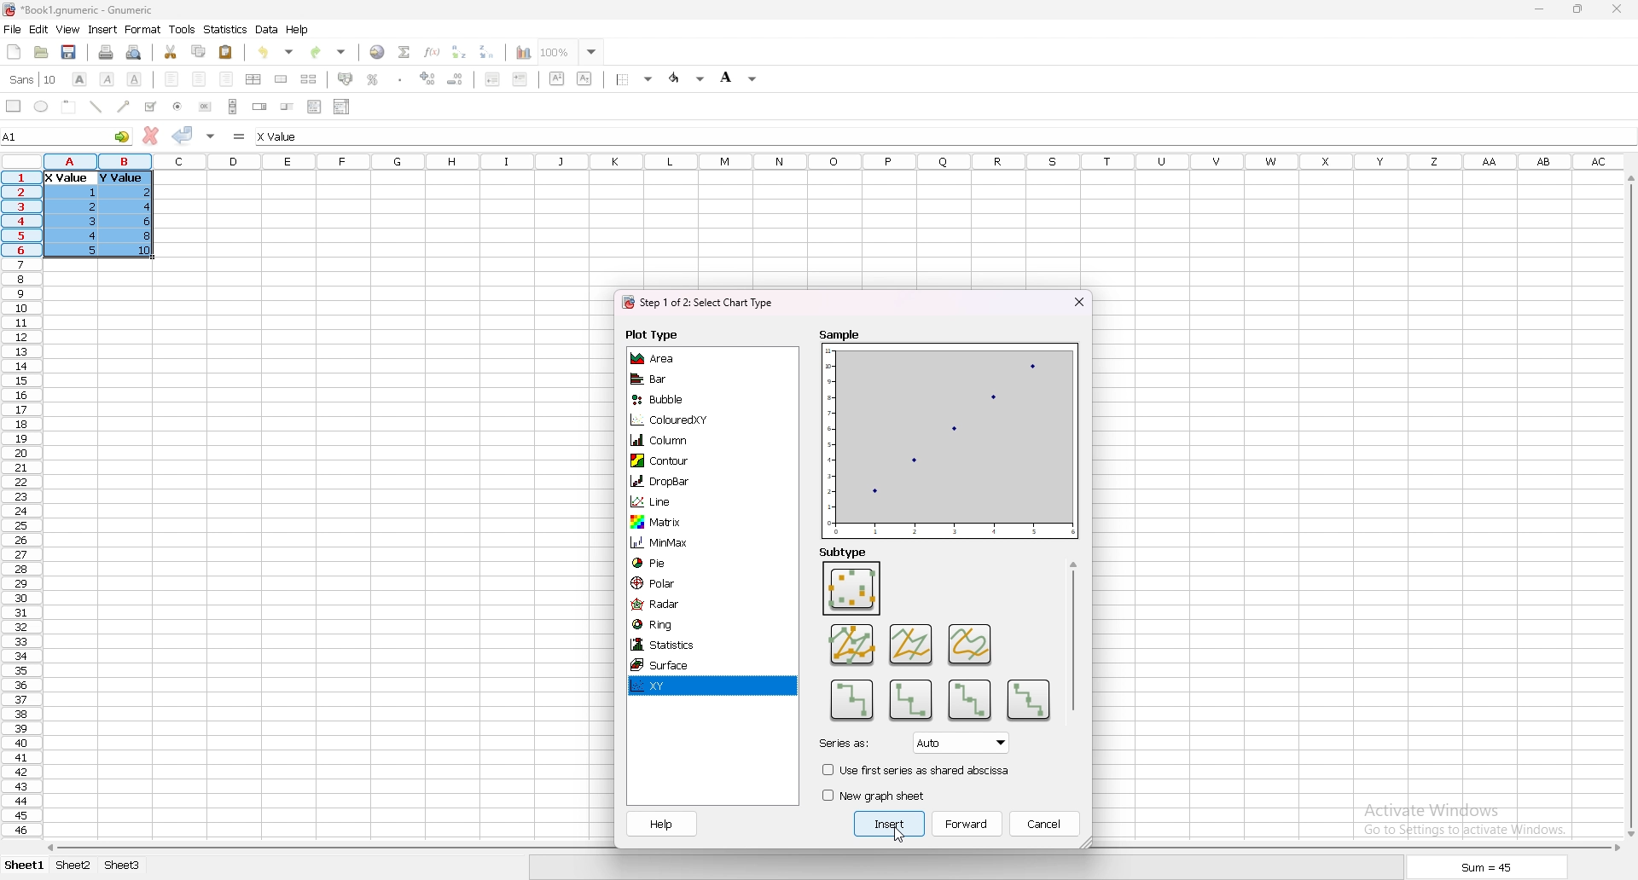 The height and width of the screenshot is (880, 1638). I want to click on right align, so click(226, 79).